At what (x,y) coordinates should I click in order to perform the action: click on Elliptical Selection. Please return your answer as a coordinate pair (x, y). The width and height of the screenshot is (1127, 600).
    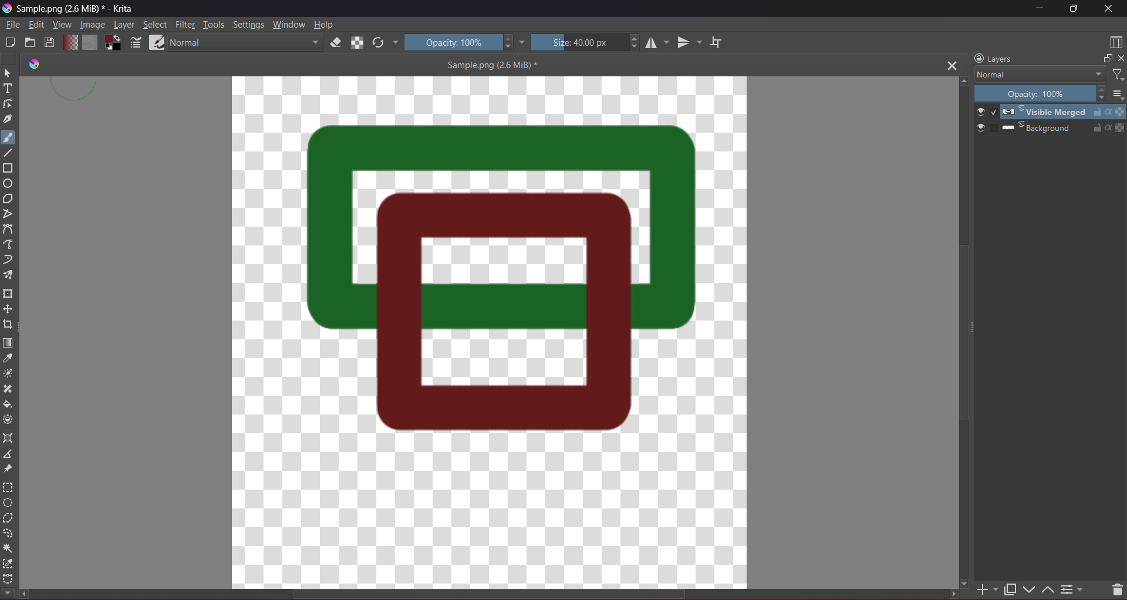
    Looking at the image, I should click on (8, 503).